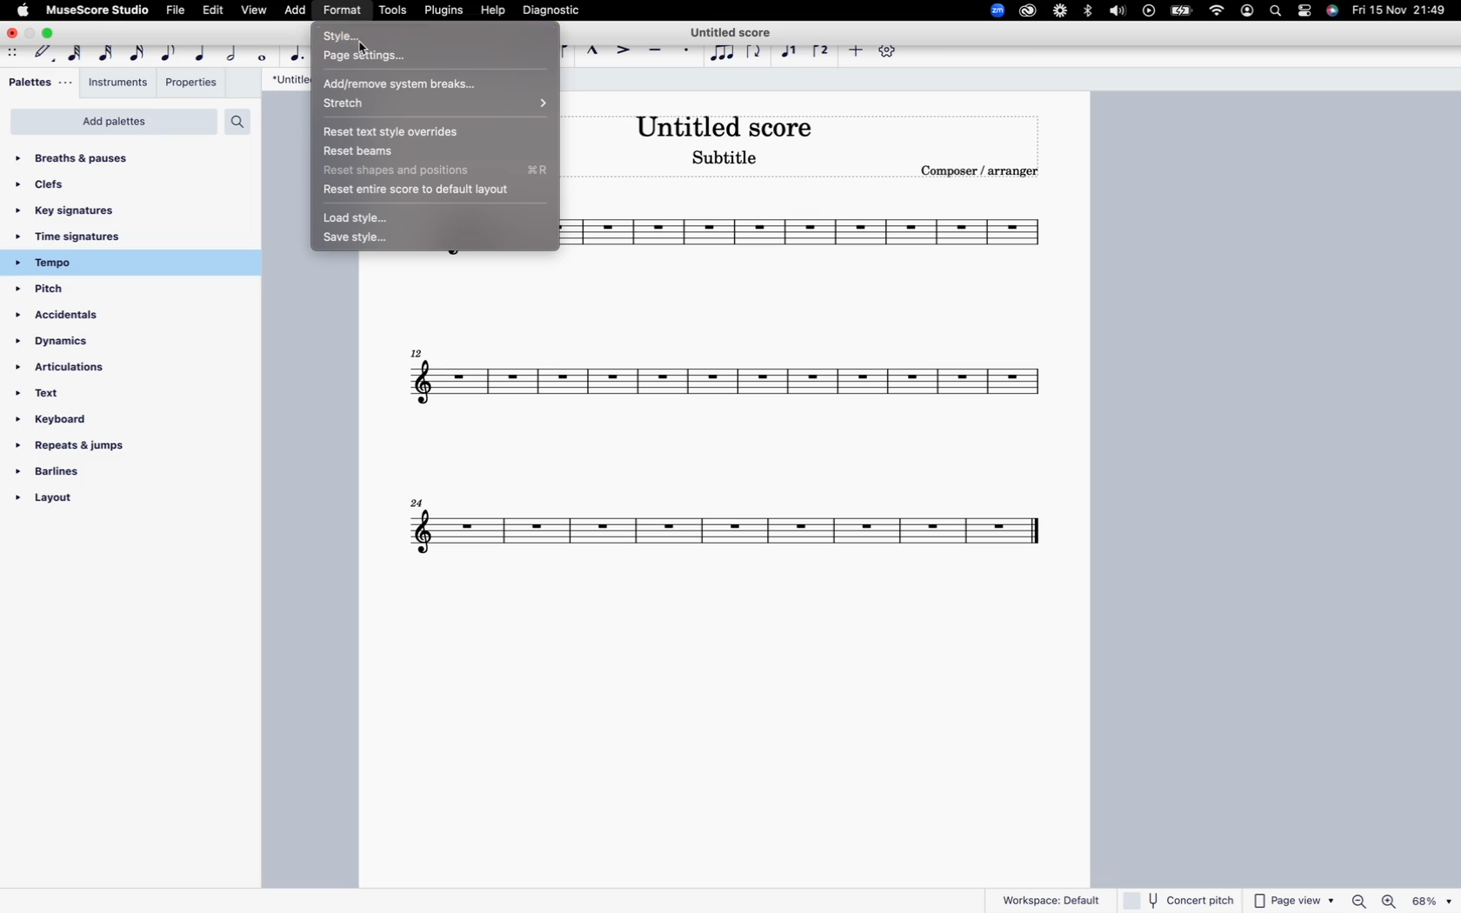 This screenshot has height=913, width=1461. Describe the element at coordinates (56, 398) in the screenshot. I see `text` at that location.